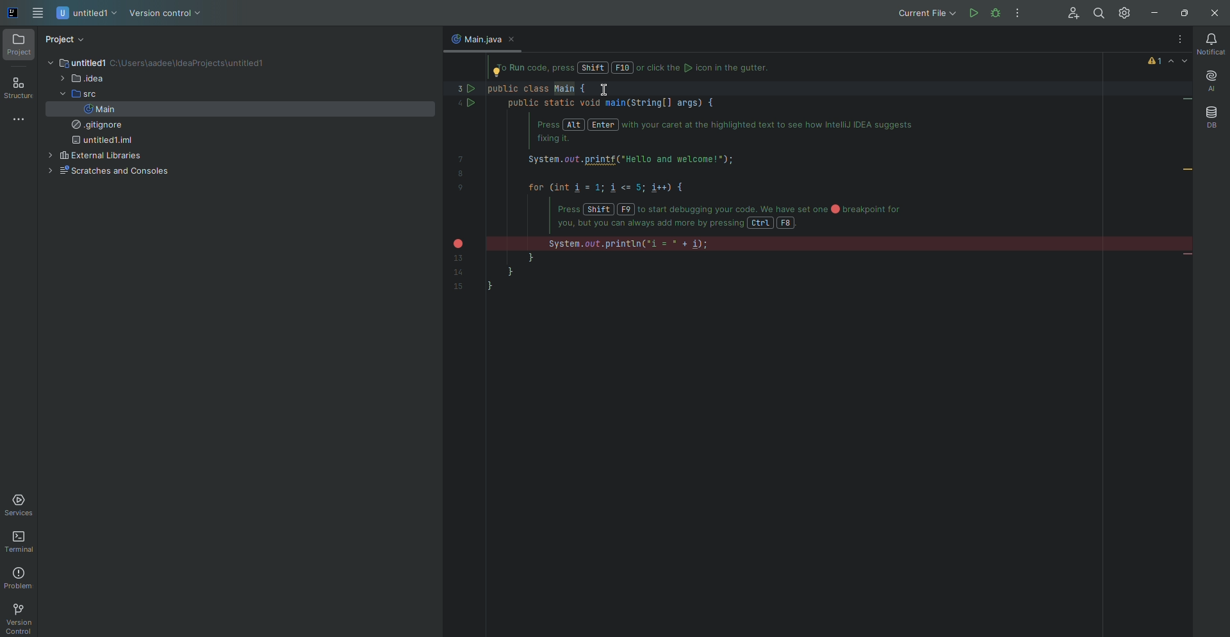 Image resolution: width=1230 pixels, height=637 pixels. I want to click on Options, so click(1176, 40).